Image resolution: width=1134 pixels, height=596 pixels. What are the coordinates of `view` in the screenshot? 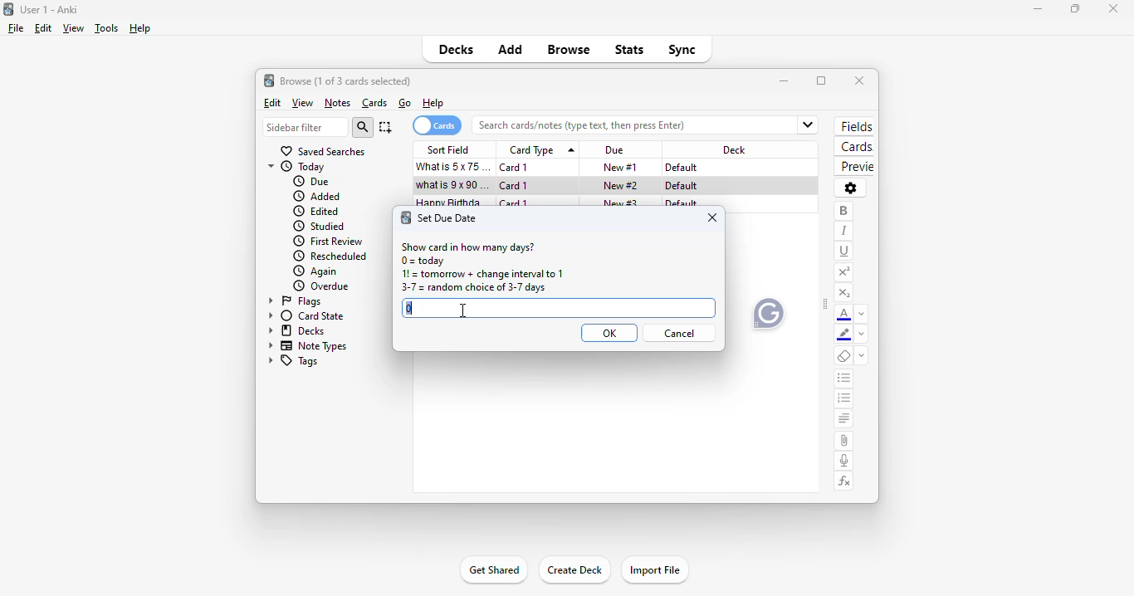 It's located at (303, 104).